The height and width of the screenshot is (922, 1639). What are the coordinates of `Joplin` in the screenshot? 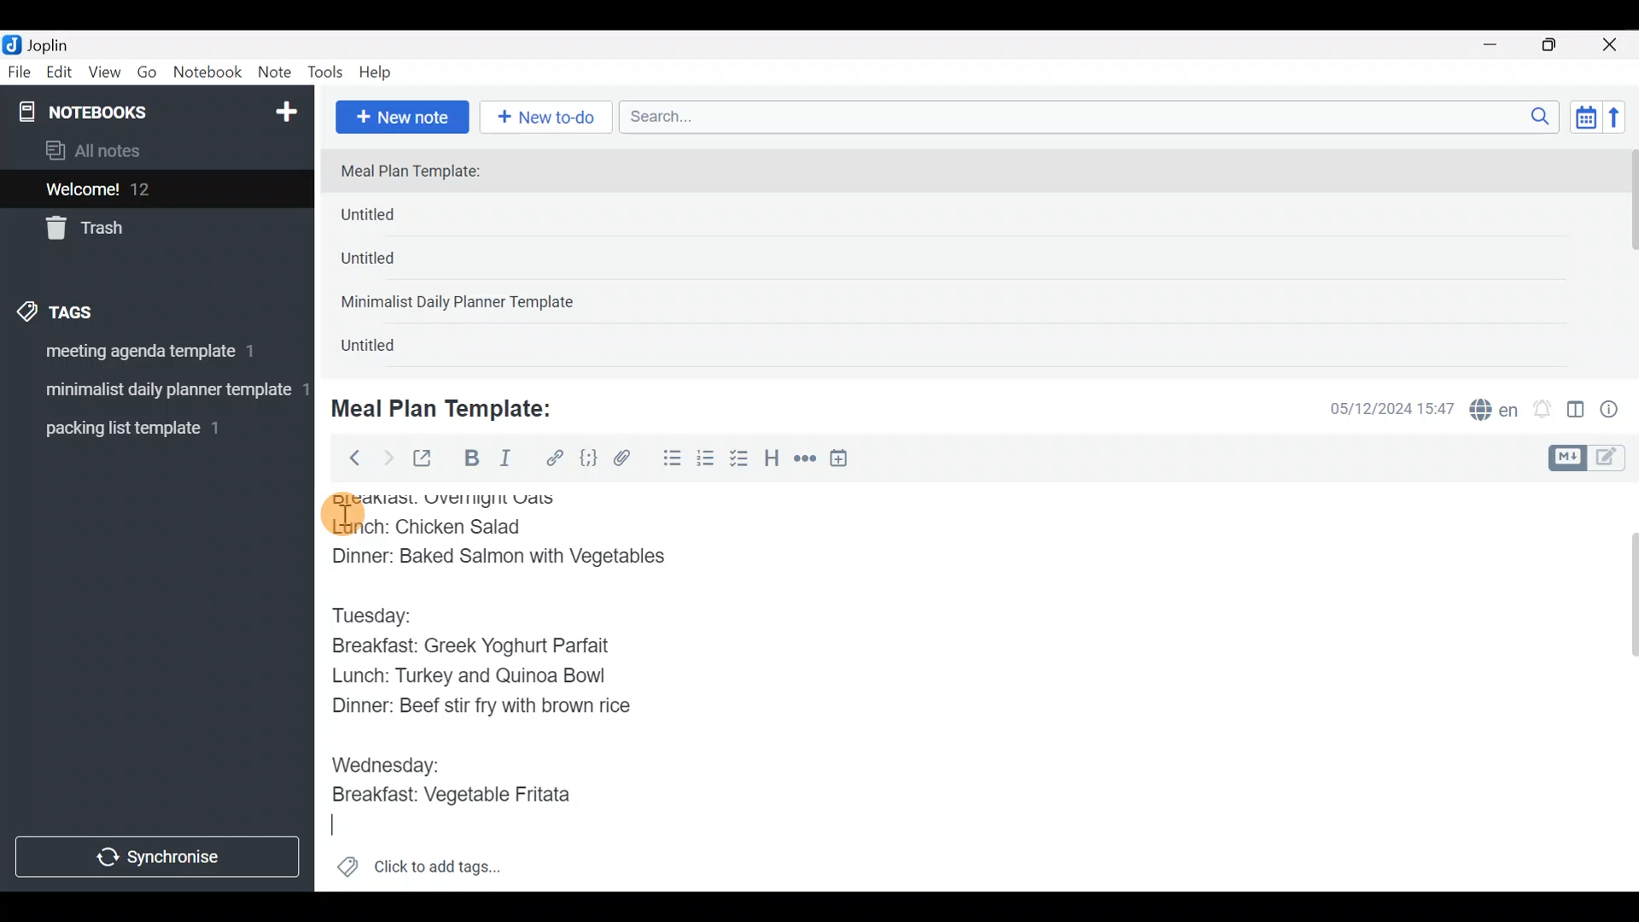 It's located at (59, 43).